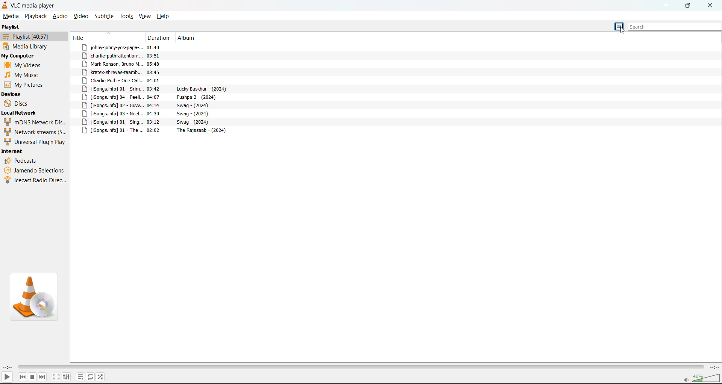 This screenshot has width=722, height=384. What do you see at coordinates (59, 17) in the screenshot?
I see `audio` at bounding box center [59, 17].